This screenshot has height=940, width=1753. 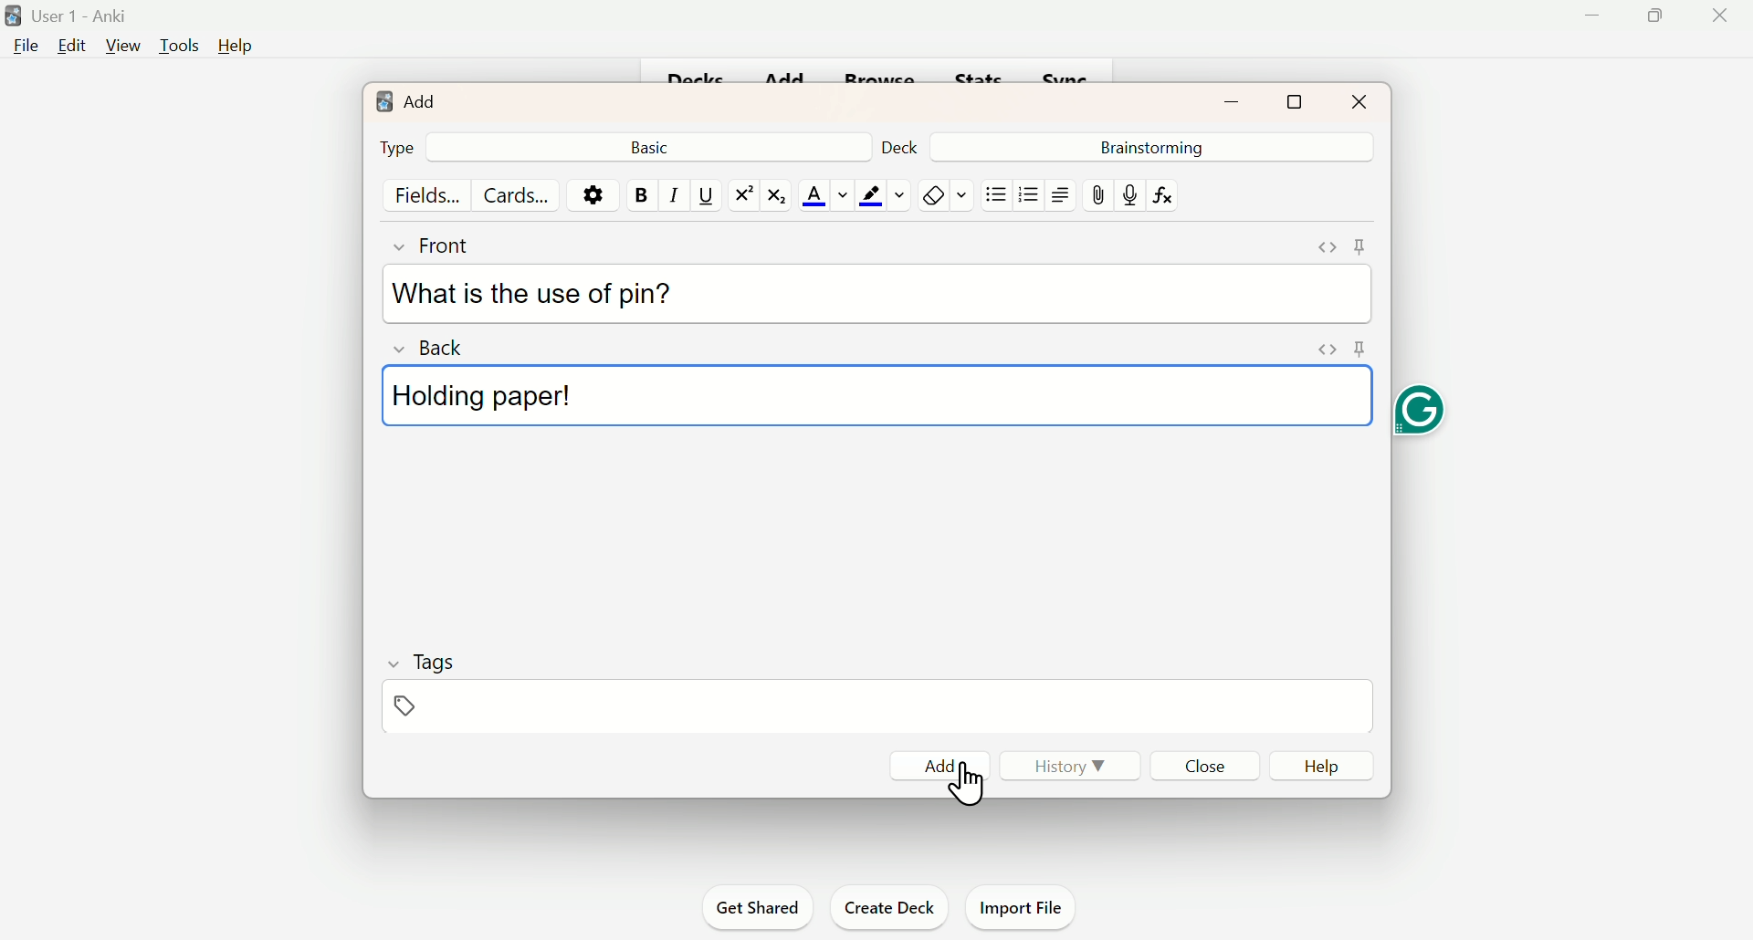 I want to click on Organised List, so click(x=1025, y=193).